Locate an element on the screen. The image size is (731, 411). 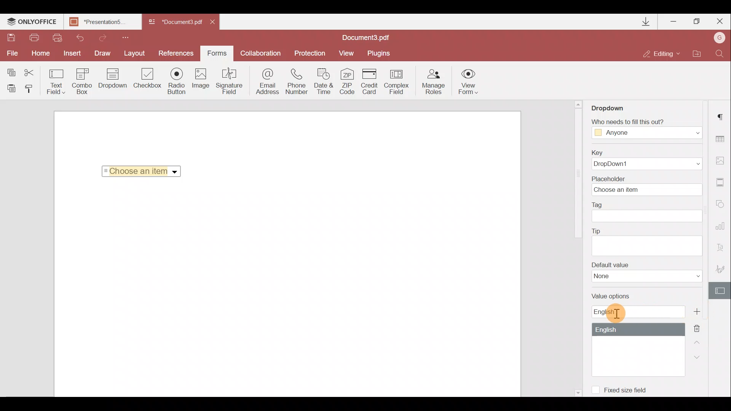
Save is located at coordinates (11, 38).